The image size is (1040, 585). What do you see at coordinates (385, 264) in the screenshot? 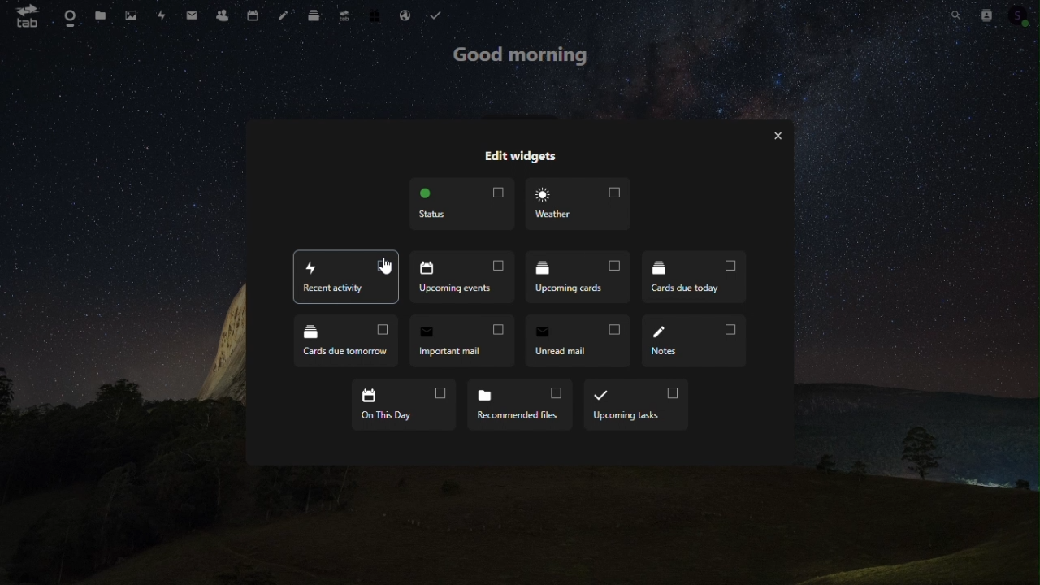
I see `cursor` at bounding box center [385, 264].